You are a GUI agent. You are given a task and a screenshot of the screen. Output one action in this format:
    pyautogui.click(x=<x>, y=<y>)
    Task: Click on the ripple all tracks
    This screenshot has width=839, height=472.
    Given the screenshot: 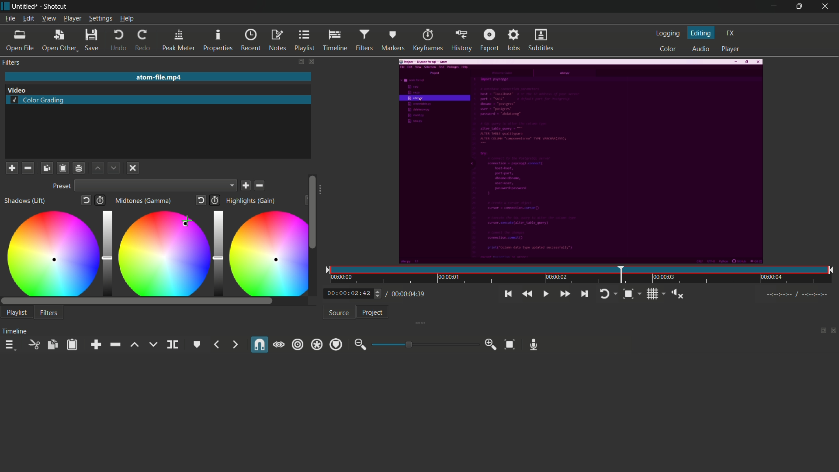 What is the action you would take?
    pyautogui.click(x=316, y=345)
    